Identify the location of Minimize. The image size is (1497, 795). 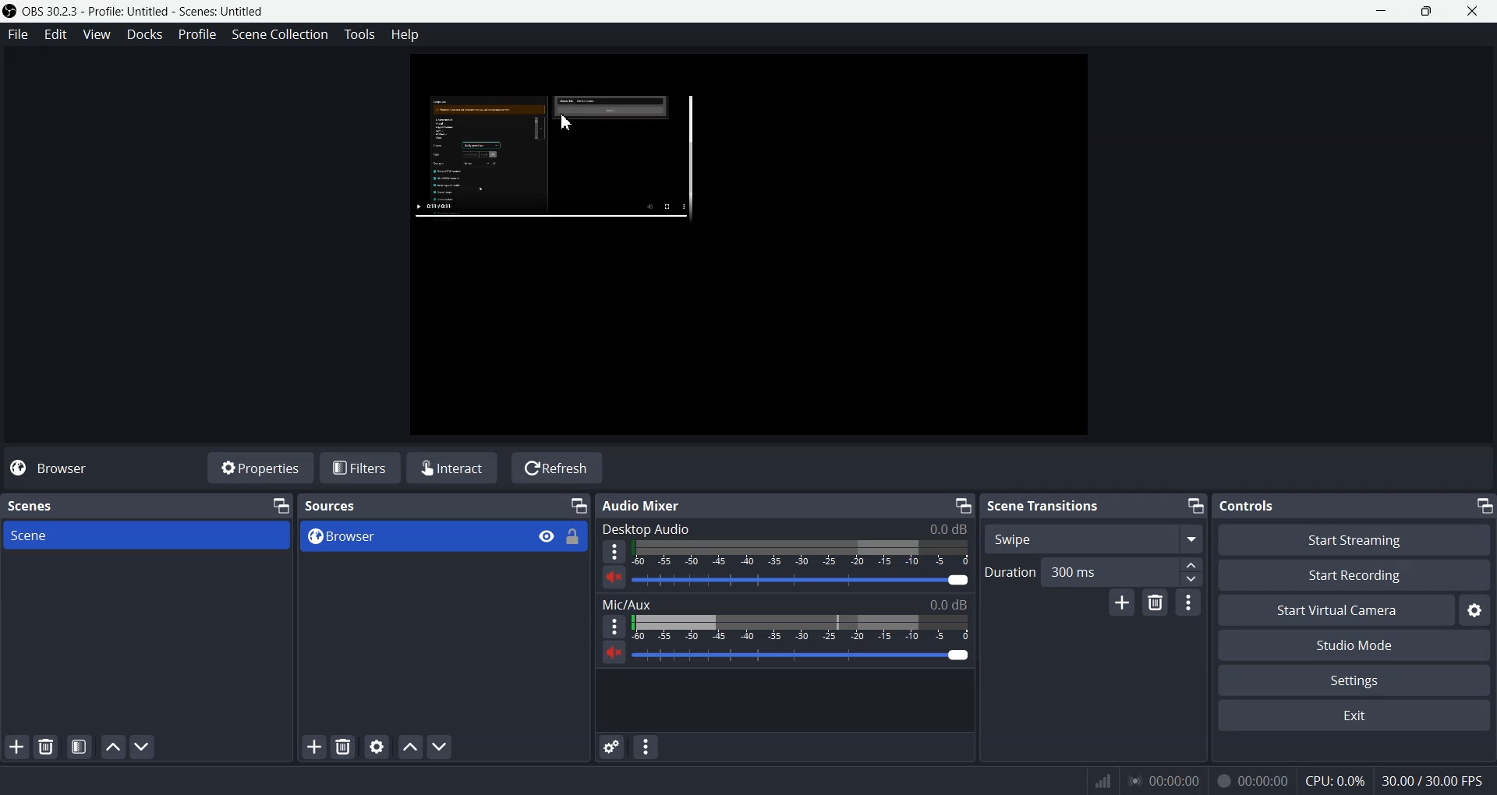
(1194, 505).